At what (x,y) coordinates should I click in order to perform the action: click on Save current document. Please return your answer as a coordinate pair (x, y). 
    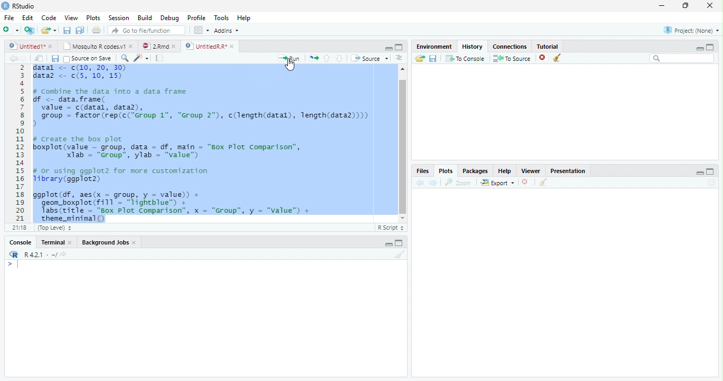
    Looking at the image, I should click on (67, 30).